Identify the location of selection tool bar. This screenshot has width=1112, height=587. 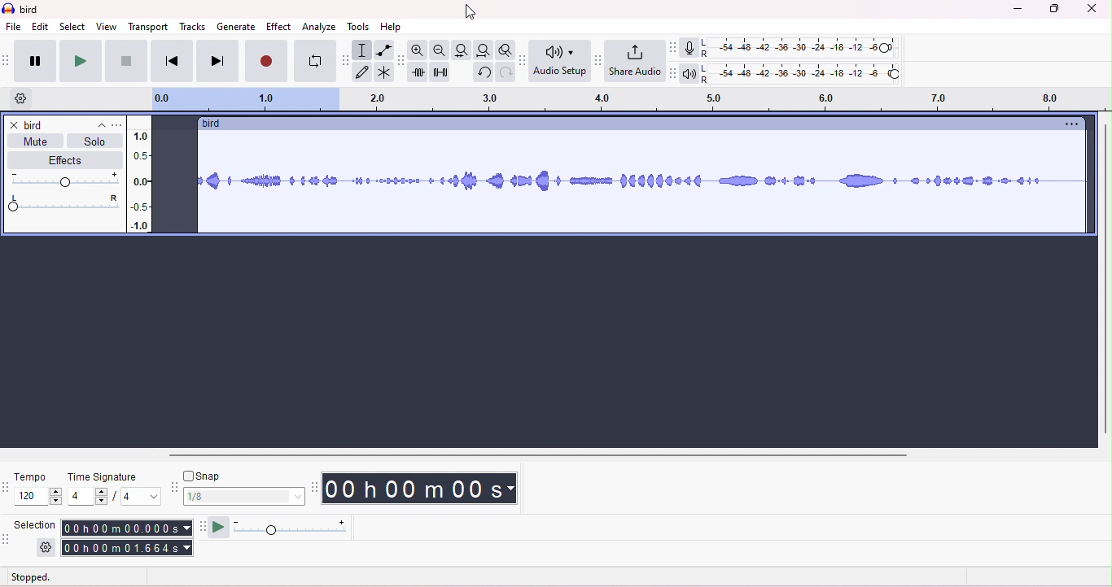
(8, 541).